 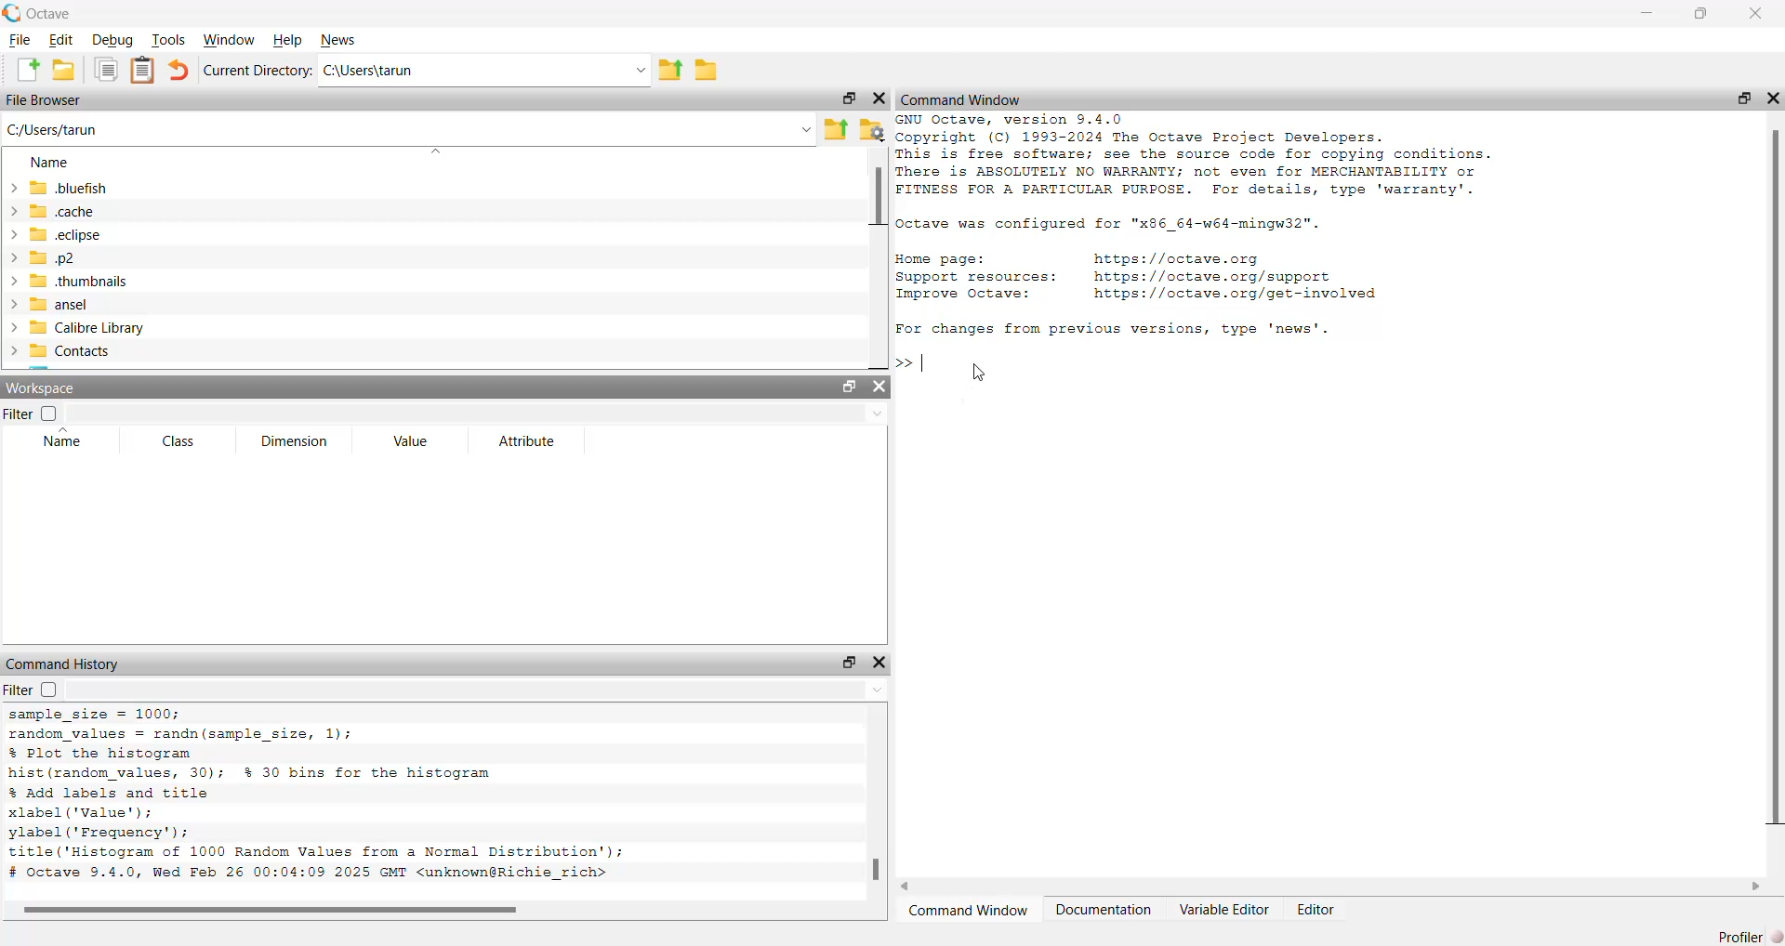 I want to click on Profiler, so click(x=1748, y=936).